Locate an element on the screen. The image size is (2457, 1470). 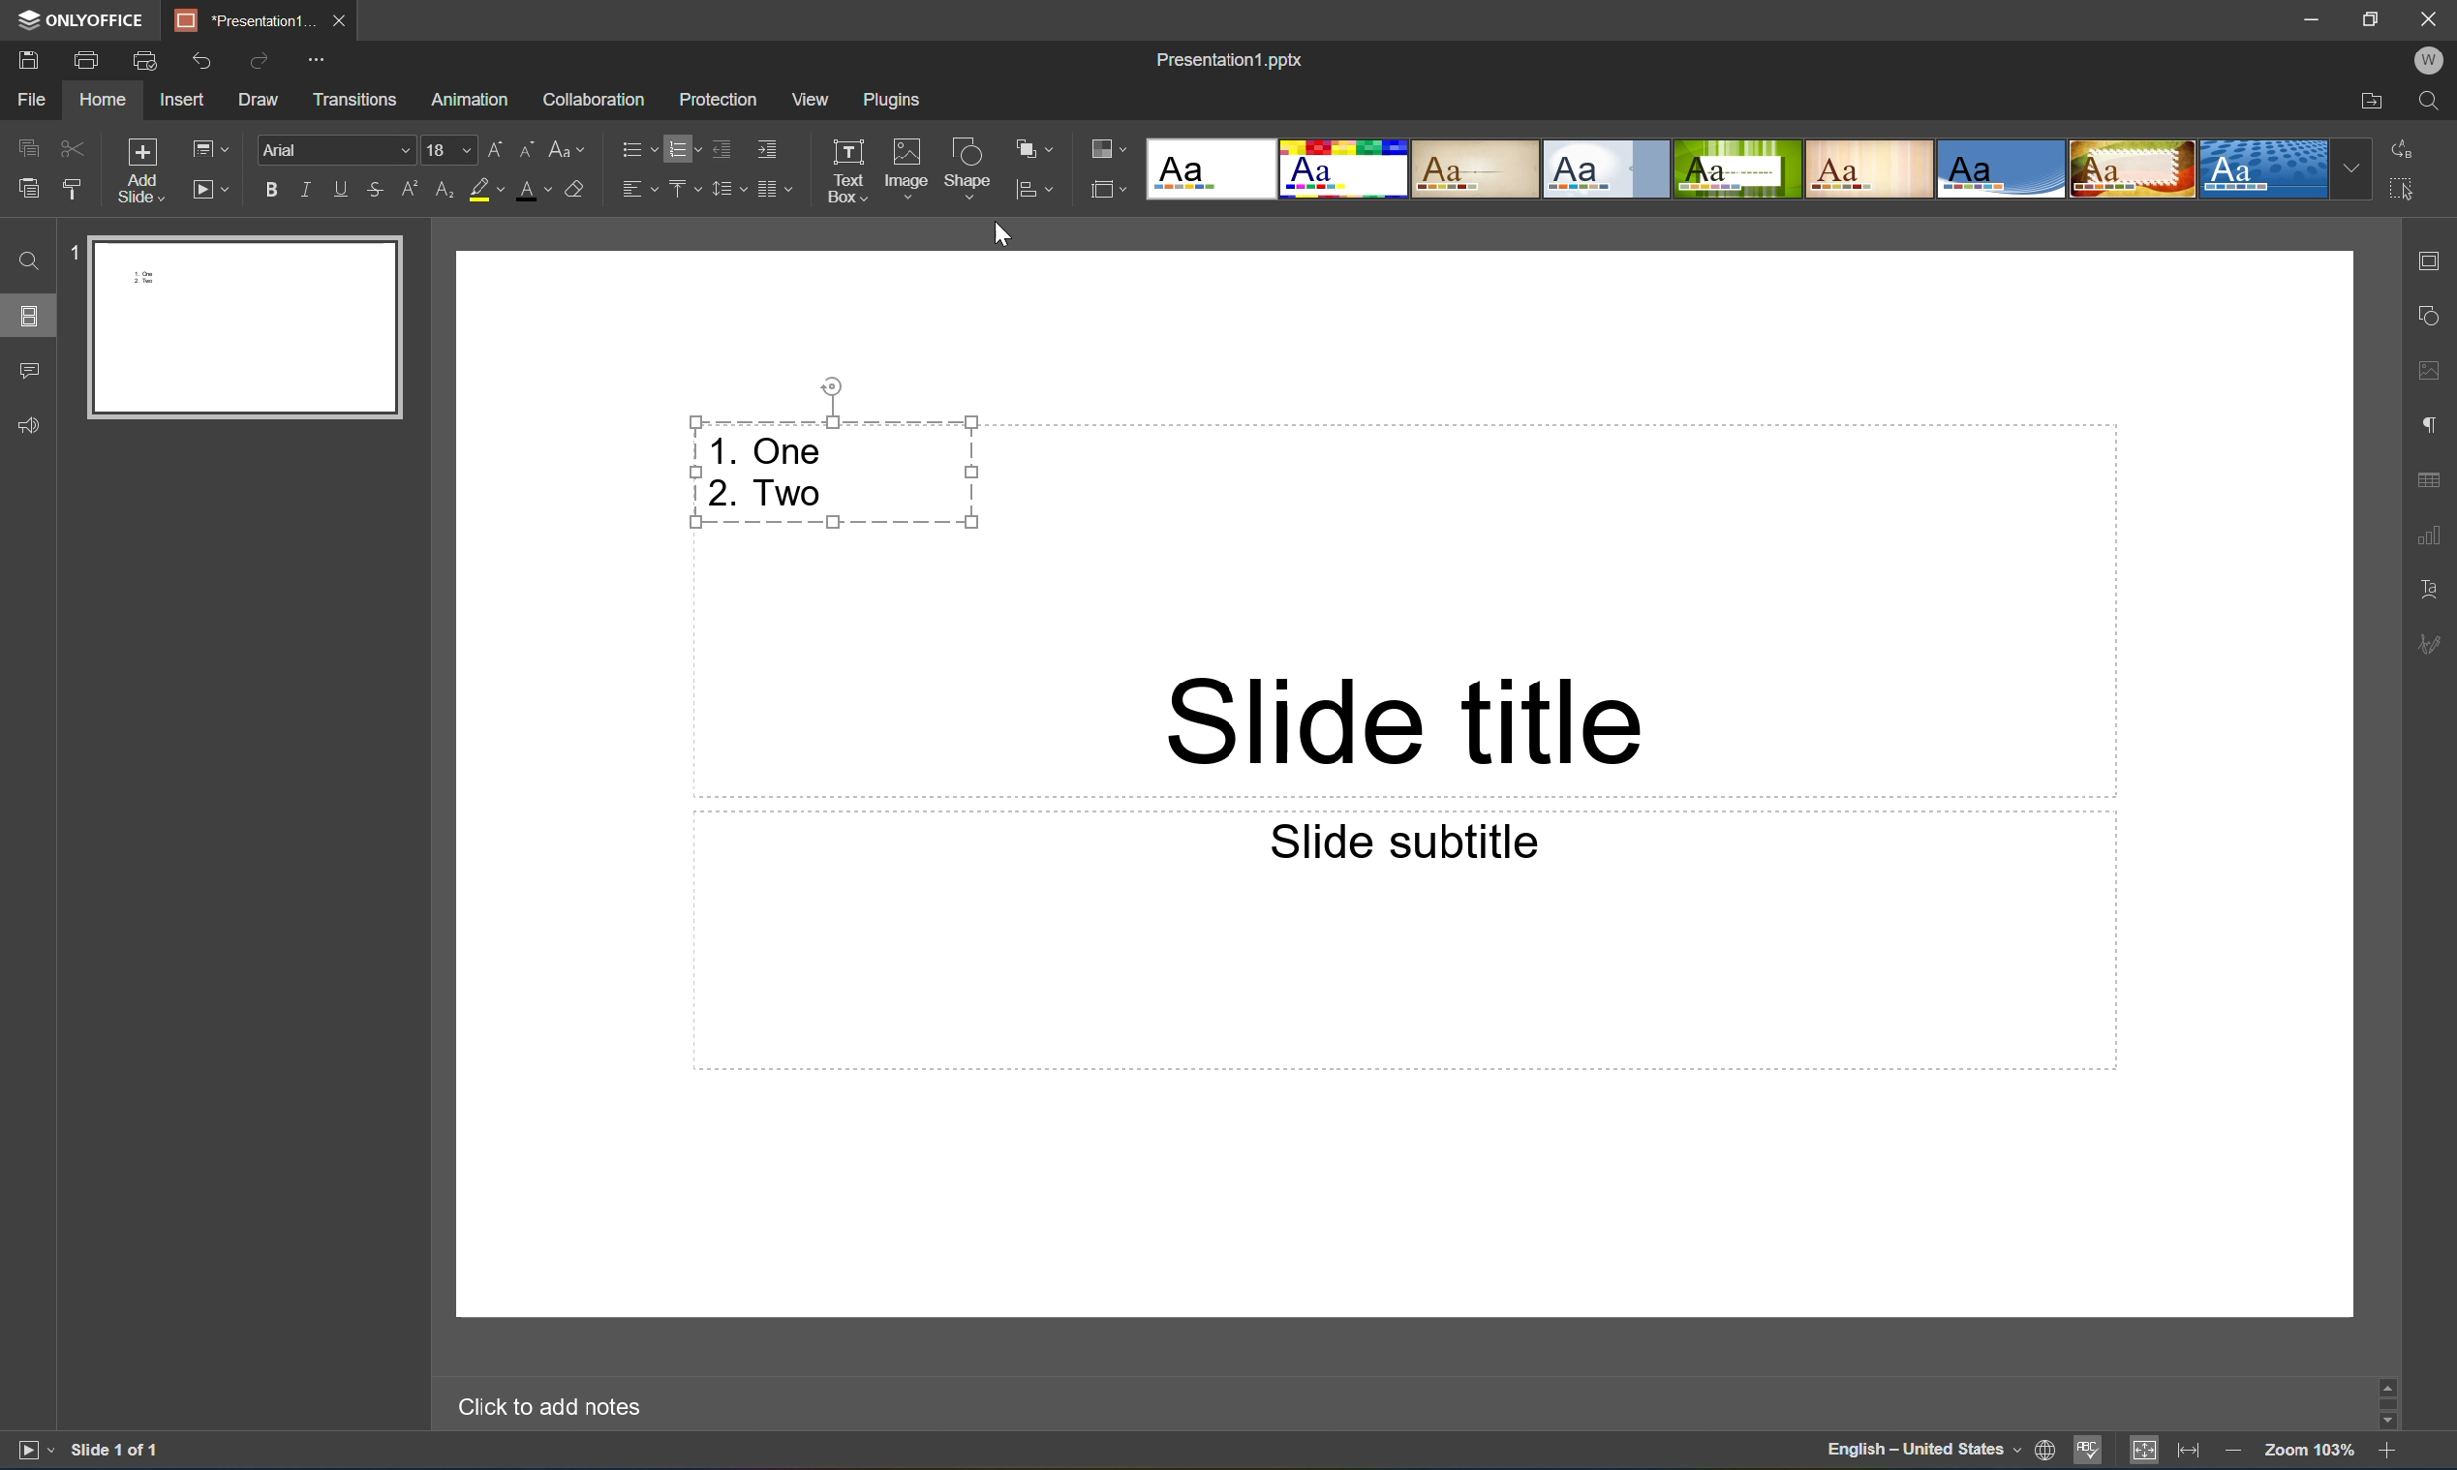
Save is located at coordinates (25, 58).